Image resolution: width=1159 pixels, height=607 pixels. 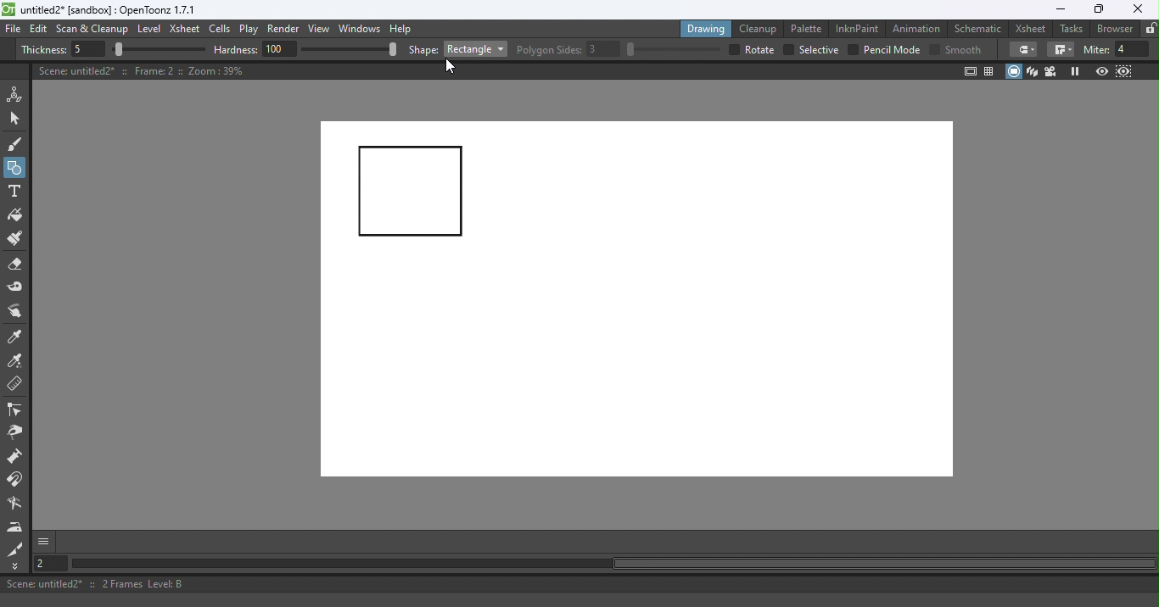 I want to click on Type tool, so click(x=14, y=192).